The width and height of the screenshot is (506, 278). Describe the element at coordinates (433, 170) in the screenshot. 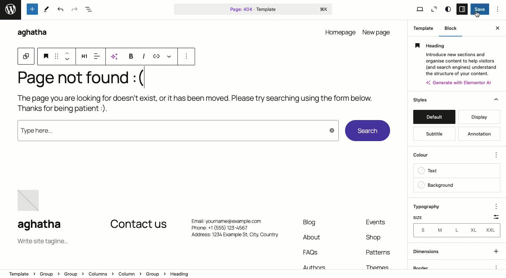

I see `text` at that location.